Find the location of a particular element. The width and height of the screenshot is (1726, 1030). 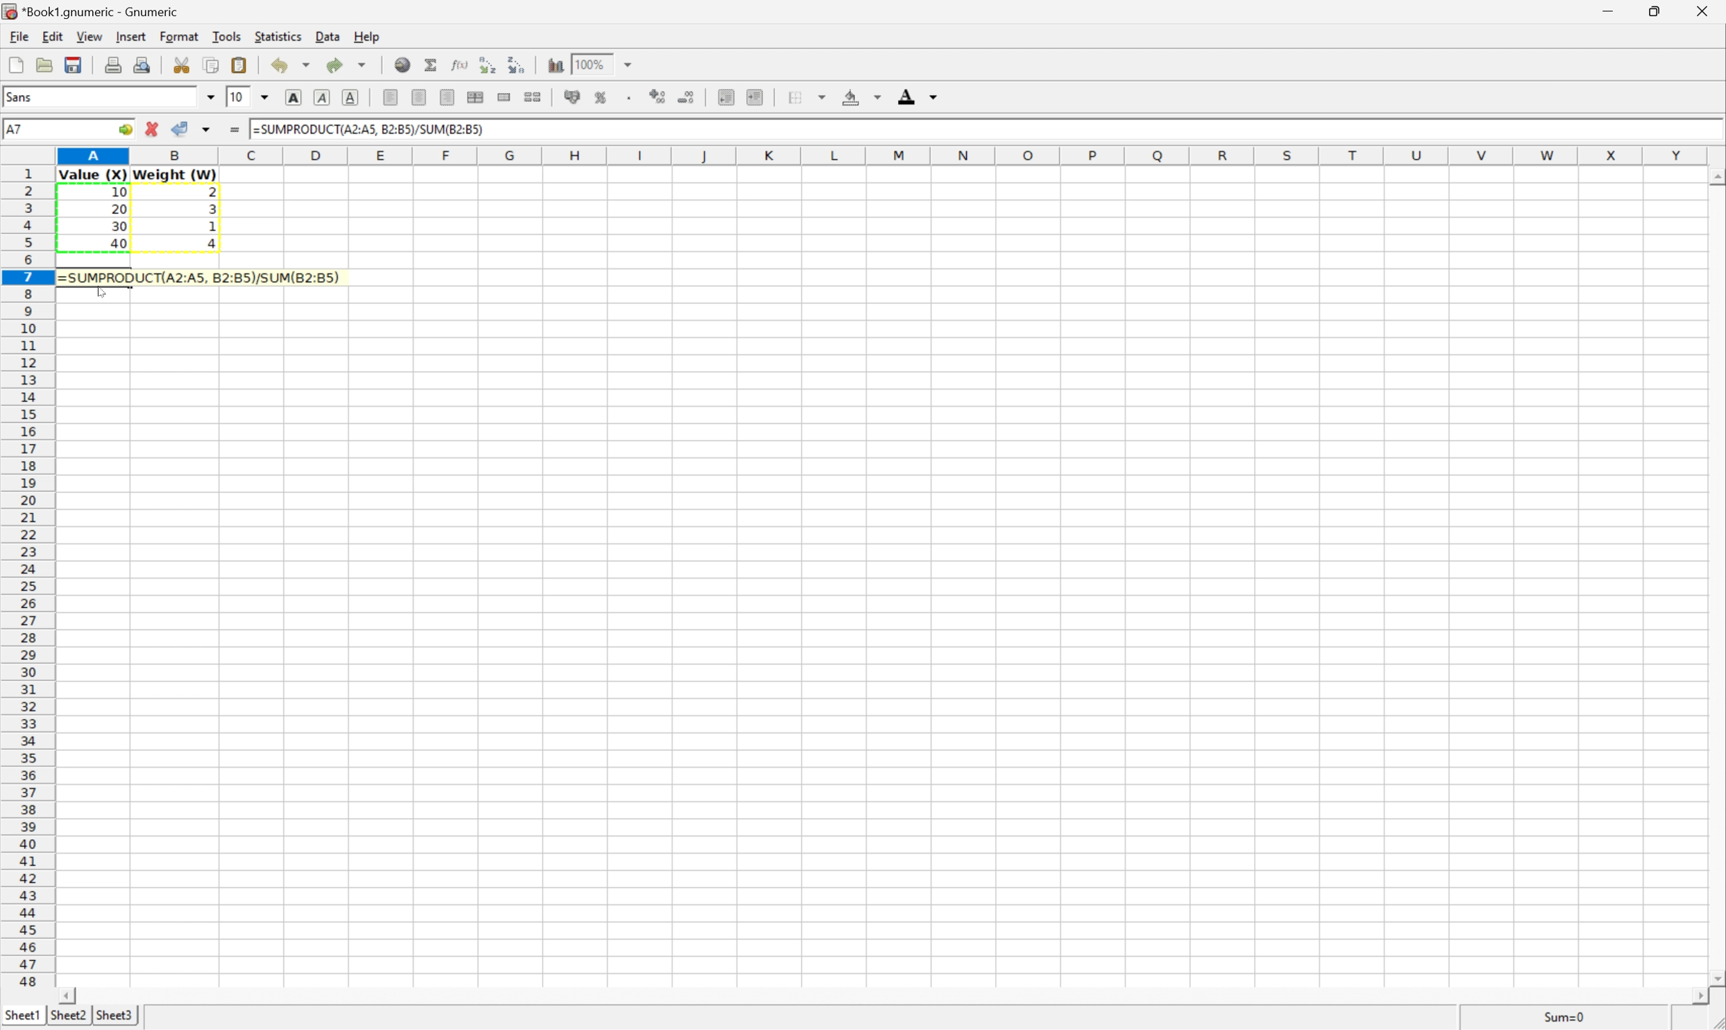

Center horizontally is located at coordinates (420, 99).